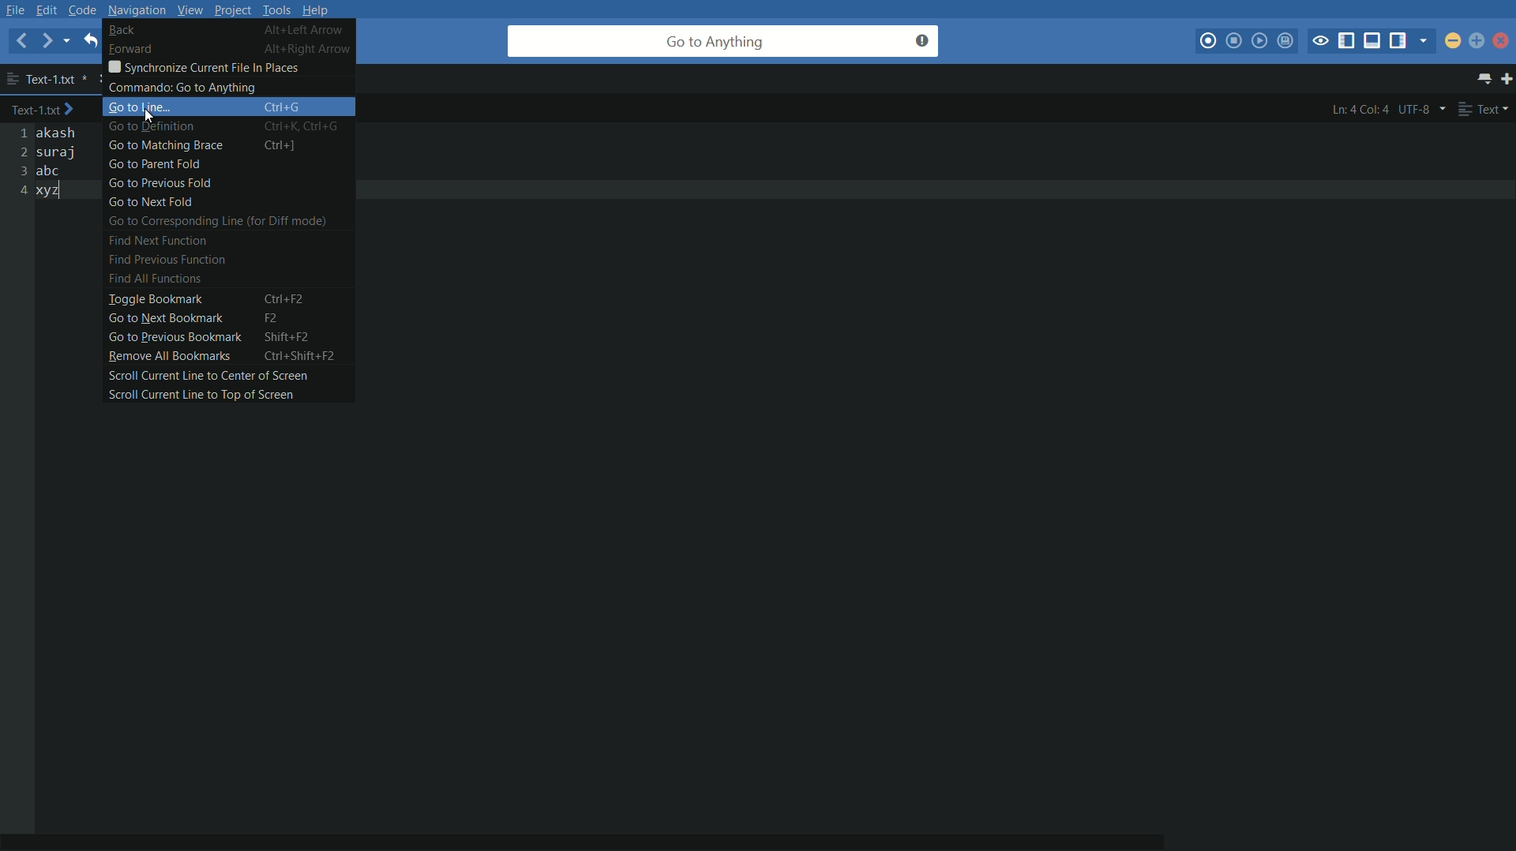 Image resolution: width=1516 pixels, height=851 pixels. I want to click on back, so click(122, 30).